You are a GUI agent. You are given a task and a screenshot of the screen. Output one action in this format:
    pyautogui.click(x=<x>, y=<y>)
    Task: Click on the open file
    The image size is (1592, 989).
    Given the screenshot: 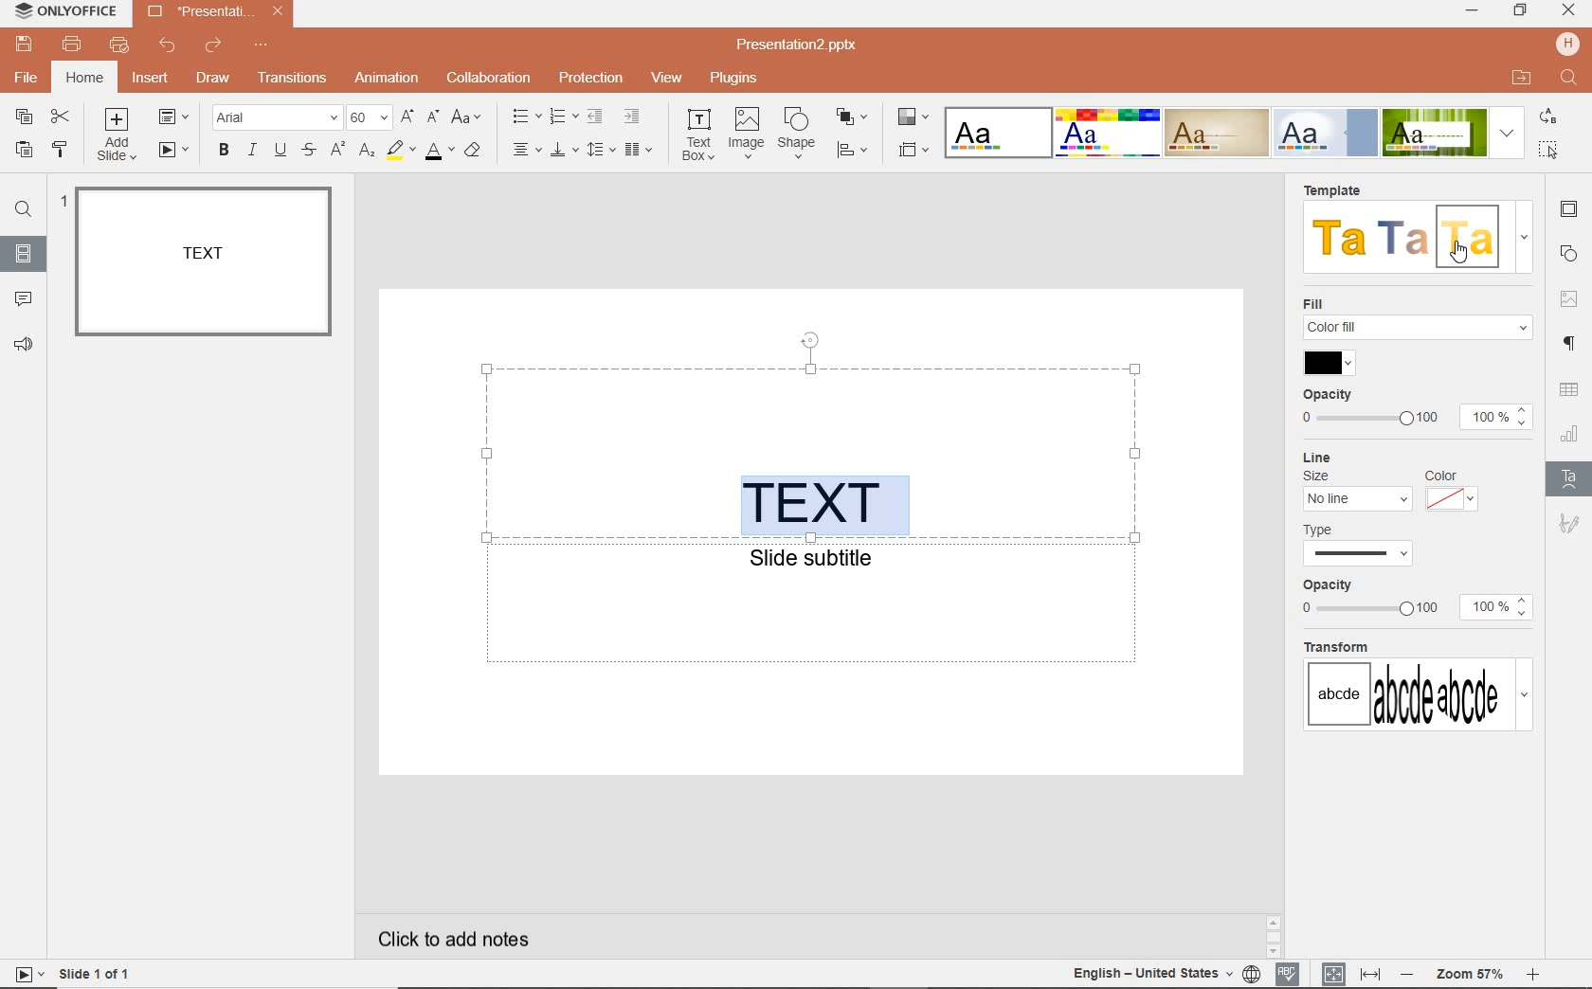 What is the action you would take?
    pyautogui.click(x=1521, y=78)
    